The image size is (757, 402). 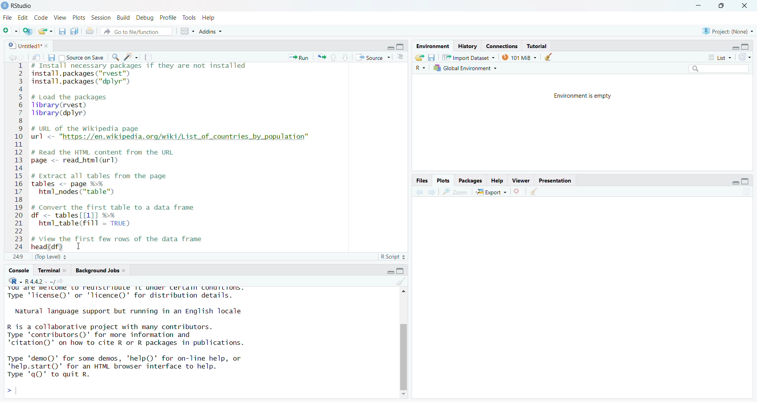 What do you see at coordinates (15, 281) in the screenshot?
I see `RStudio` at bounding box center [15, 281].